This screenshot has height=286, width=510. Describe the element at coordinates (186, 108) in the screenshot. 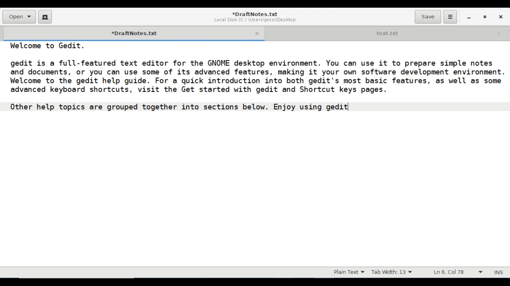

I see `Other help topics are grouped together into sections below. Enjoy using gedit]` at that location.